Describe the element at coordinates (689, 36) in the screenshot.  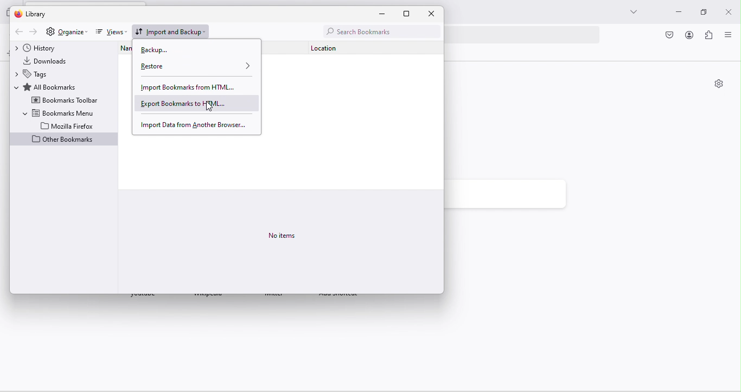
I see `account` at that location.